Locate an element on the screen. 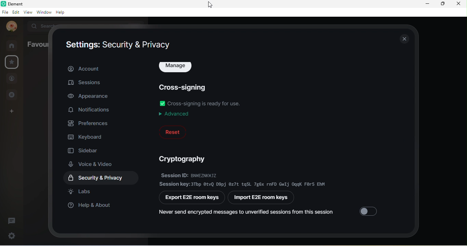 This screenshot has height=246, width=467. close is located at coordinates (458, 4).